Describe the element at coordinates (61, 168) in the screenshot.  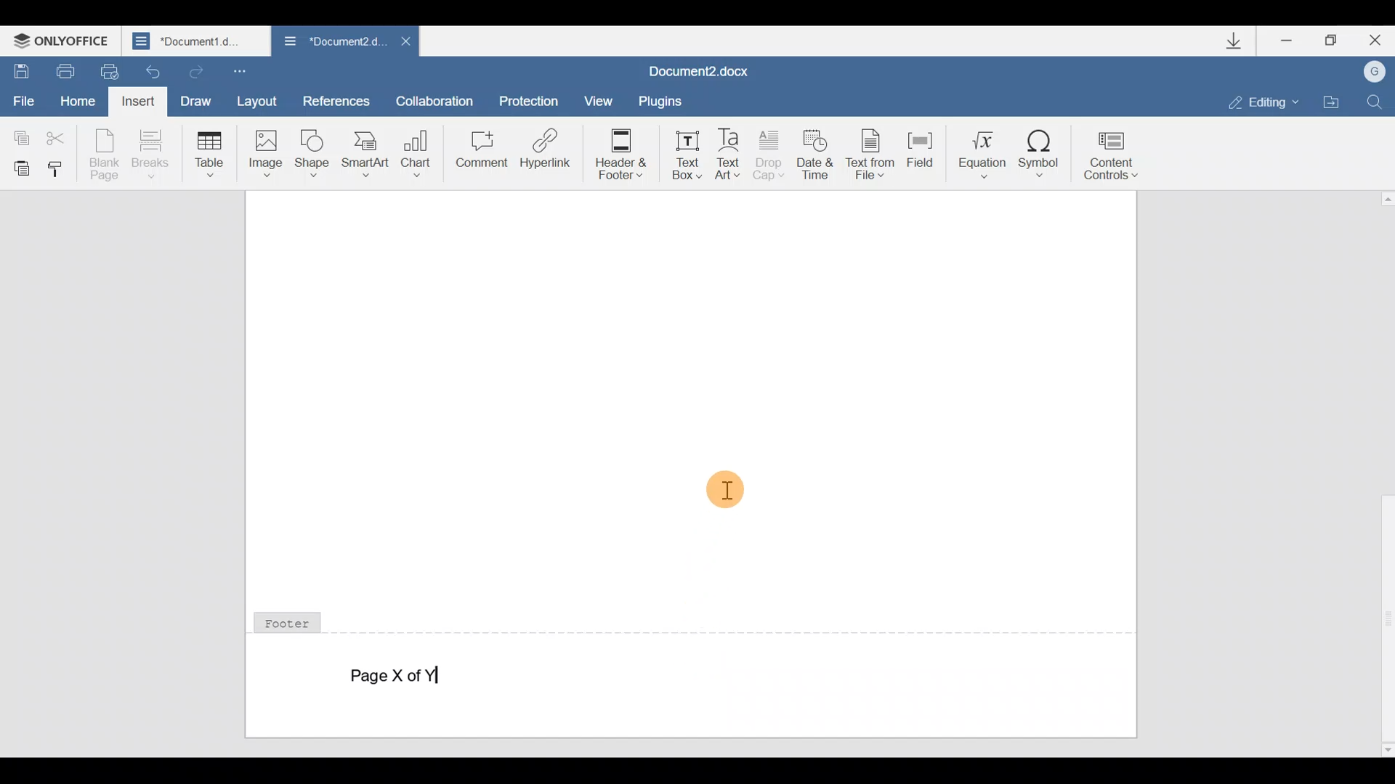
I see `Copy style` at that location.